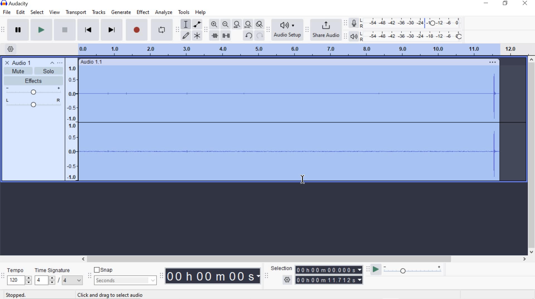  Describe the element at coordinates (18, 30) in the screenshot. I see `Pause` at that location.